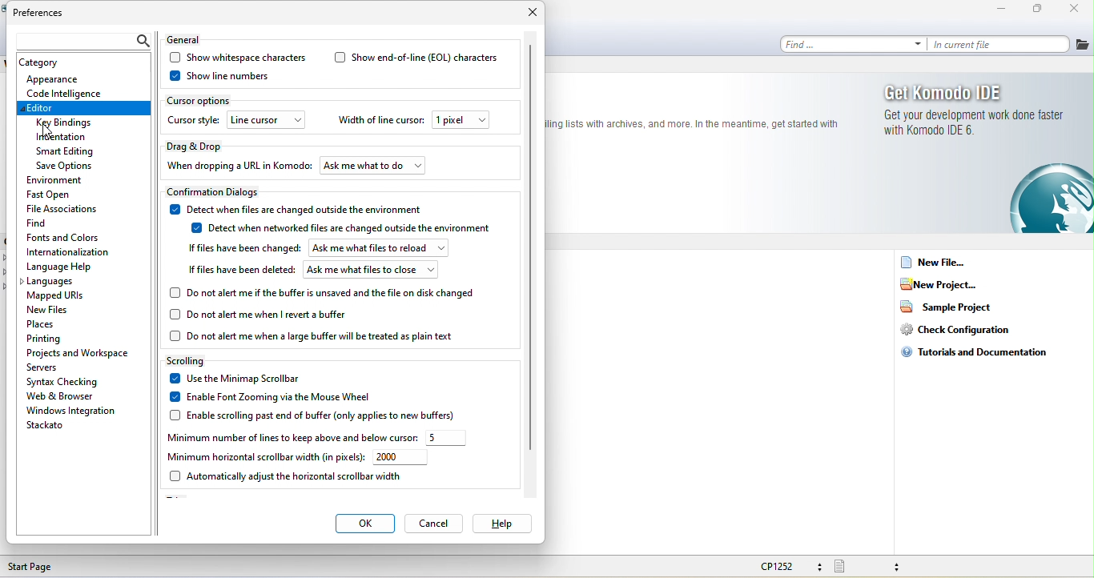 The width and height of the screenshot is (1094, 578). I want to click on use the minimap scrollbar, so click(239, 379).